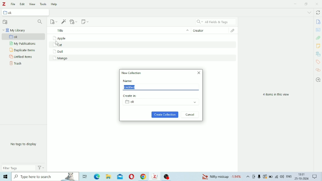 The image size is (322, 181). I want to click on Help, so click(54, 4).